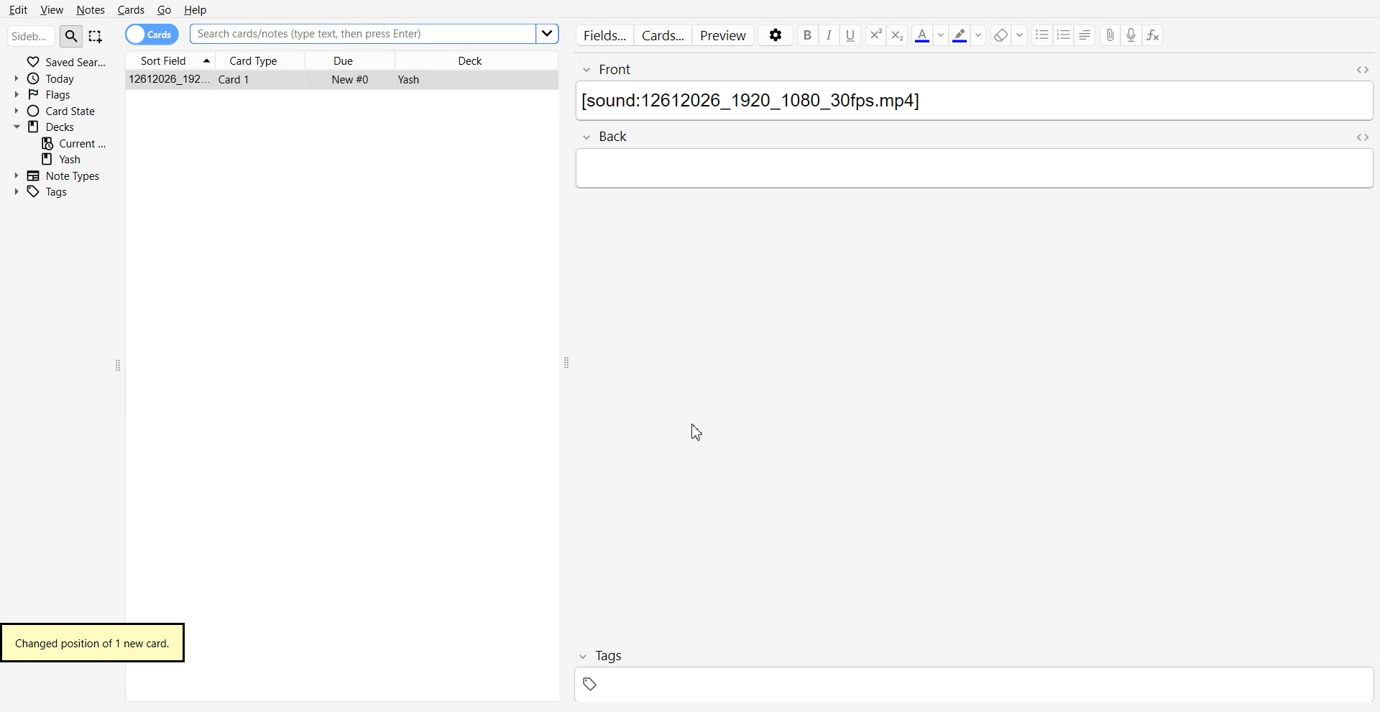 Image resolution: width=1380 pixels, height=712 pixels. I want to click on Changed position of 1 new card, so click(94, 642).